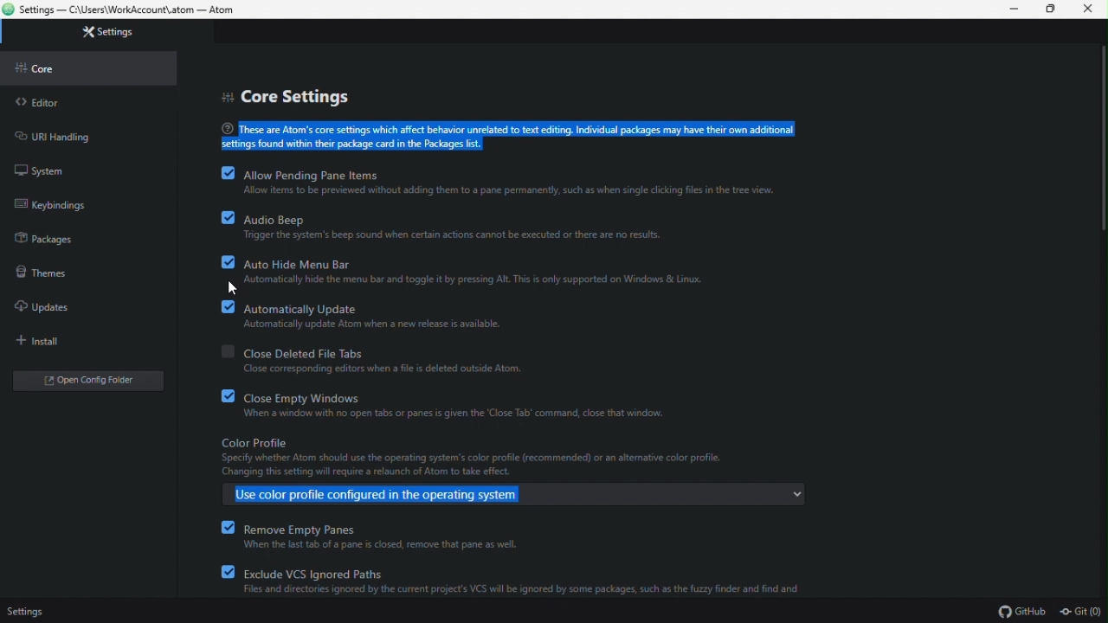  Describe the element at coordinates (47, 241) in the screenshot. I see `packages` at that location.